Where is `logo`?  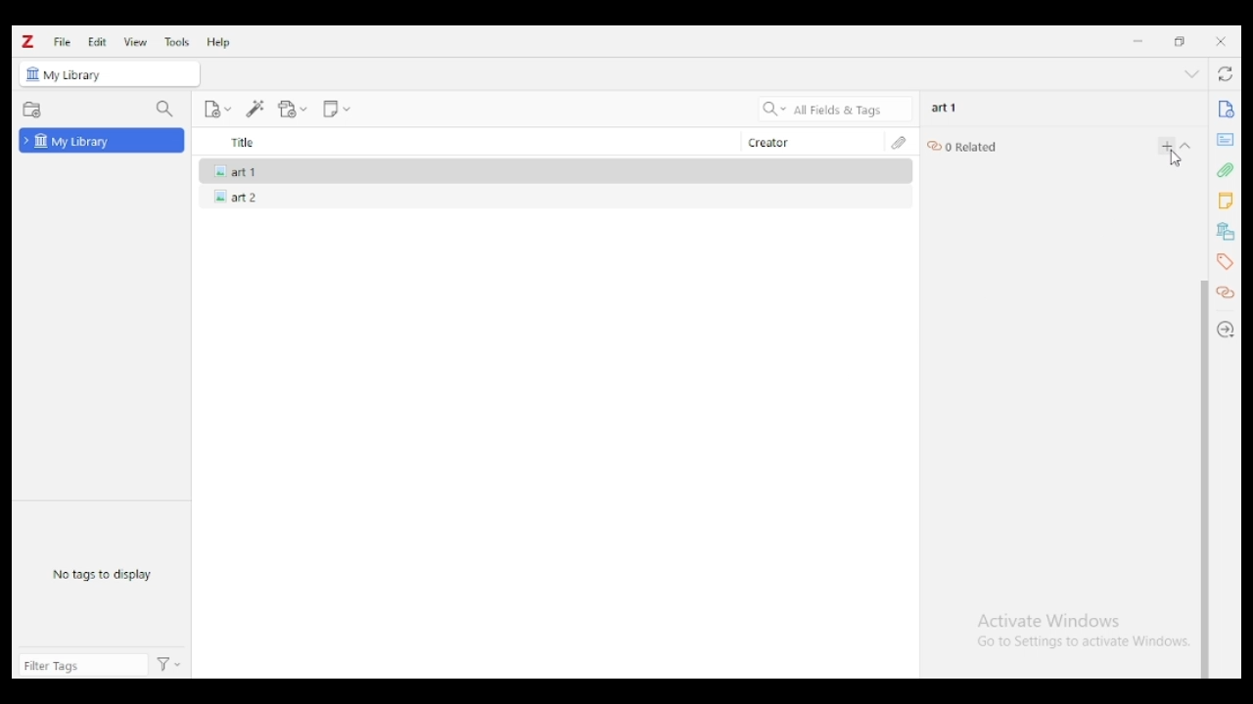
logo is located at coordinates (28, 42).